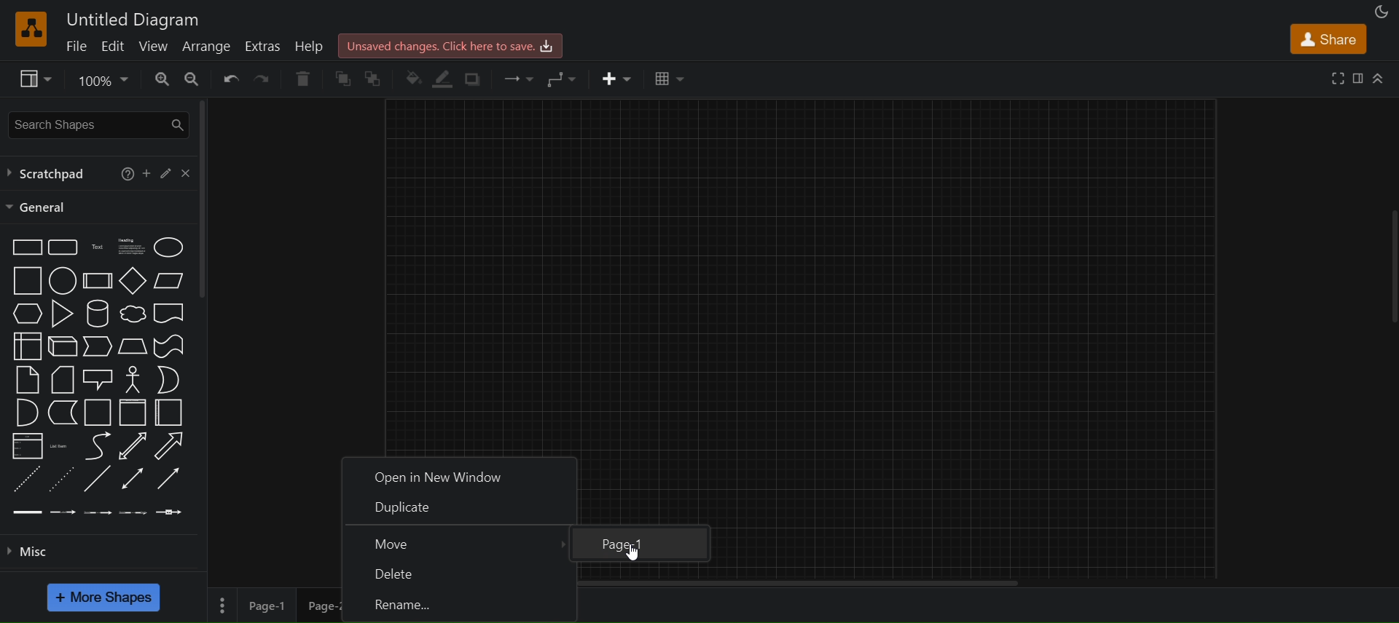  I want to click on shadow, so click(474, 79).